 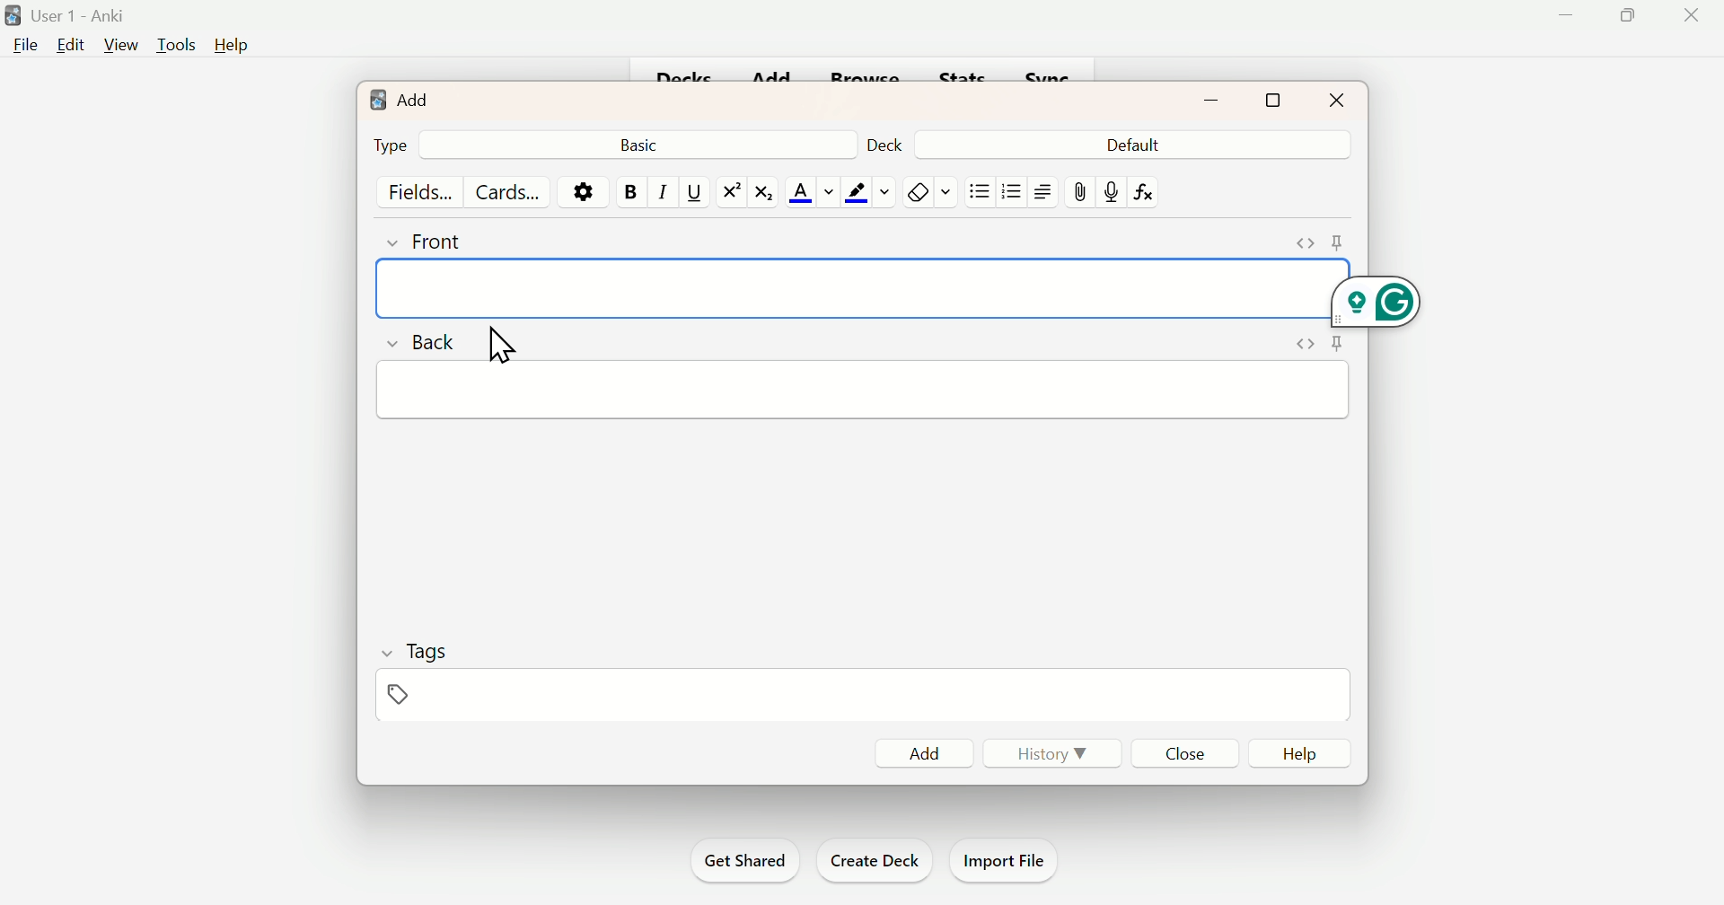 What do you see at coordinates (1054, 754) in the screenshot?
I see `History` at bounding box center [1054, 754].